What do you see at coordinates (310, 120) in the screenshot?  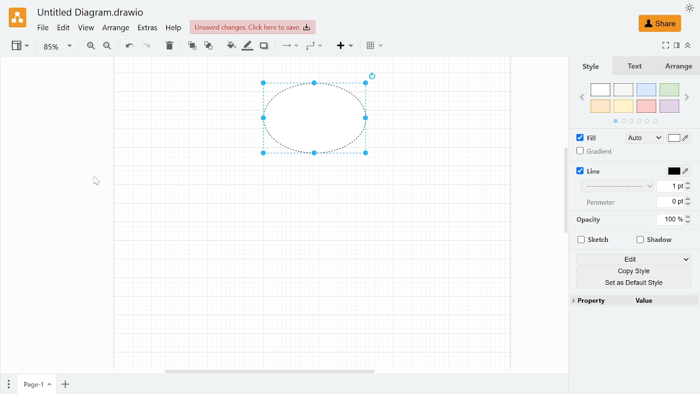 I see `Current selected shape` at bounding box center [310, 120].